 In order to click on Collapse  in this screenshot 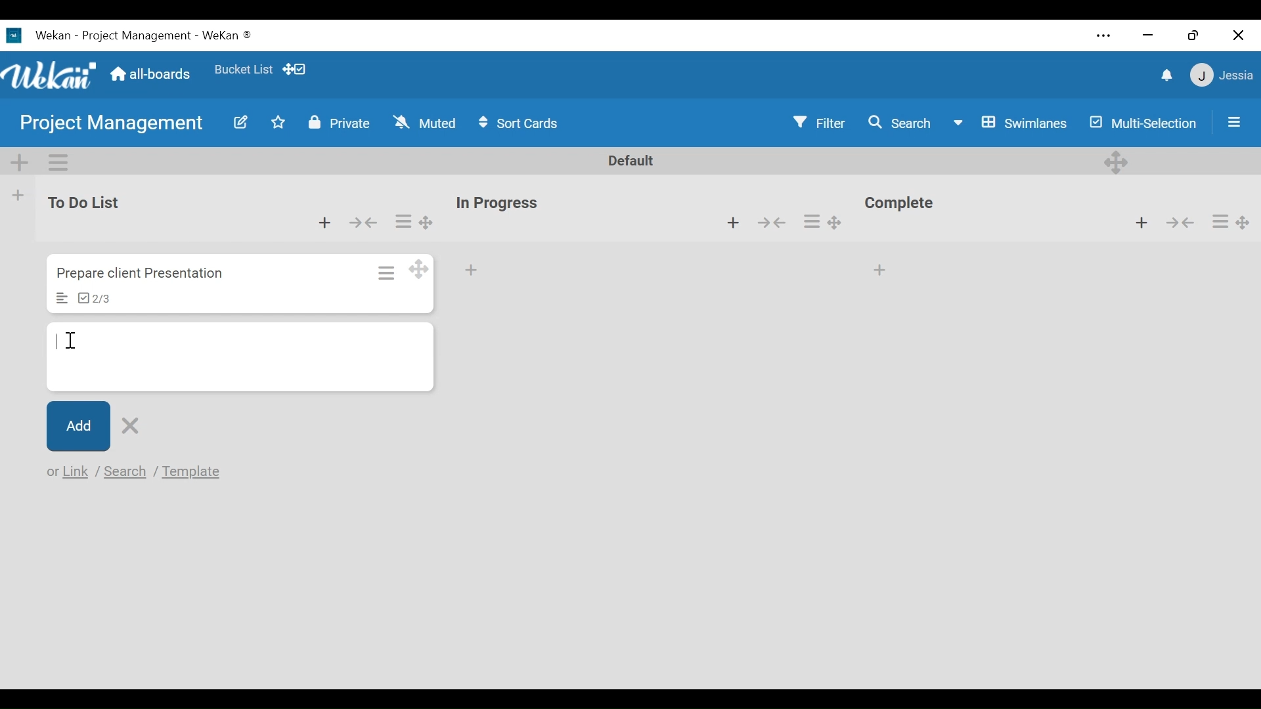, I will do `click(1180, 223)`.